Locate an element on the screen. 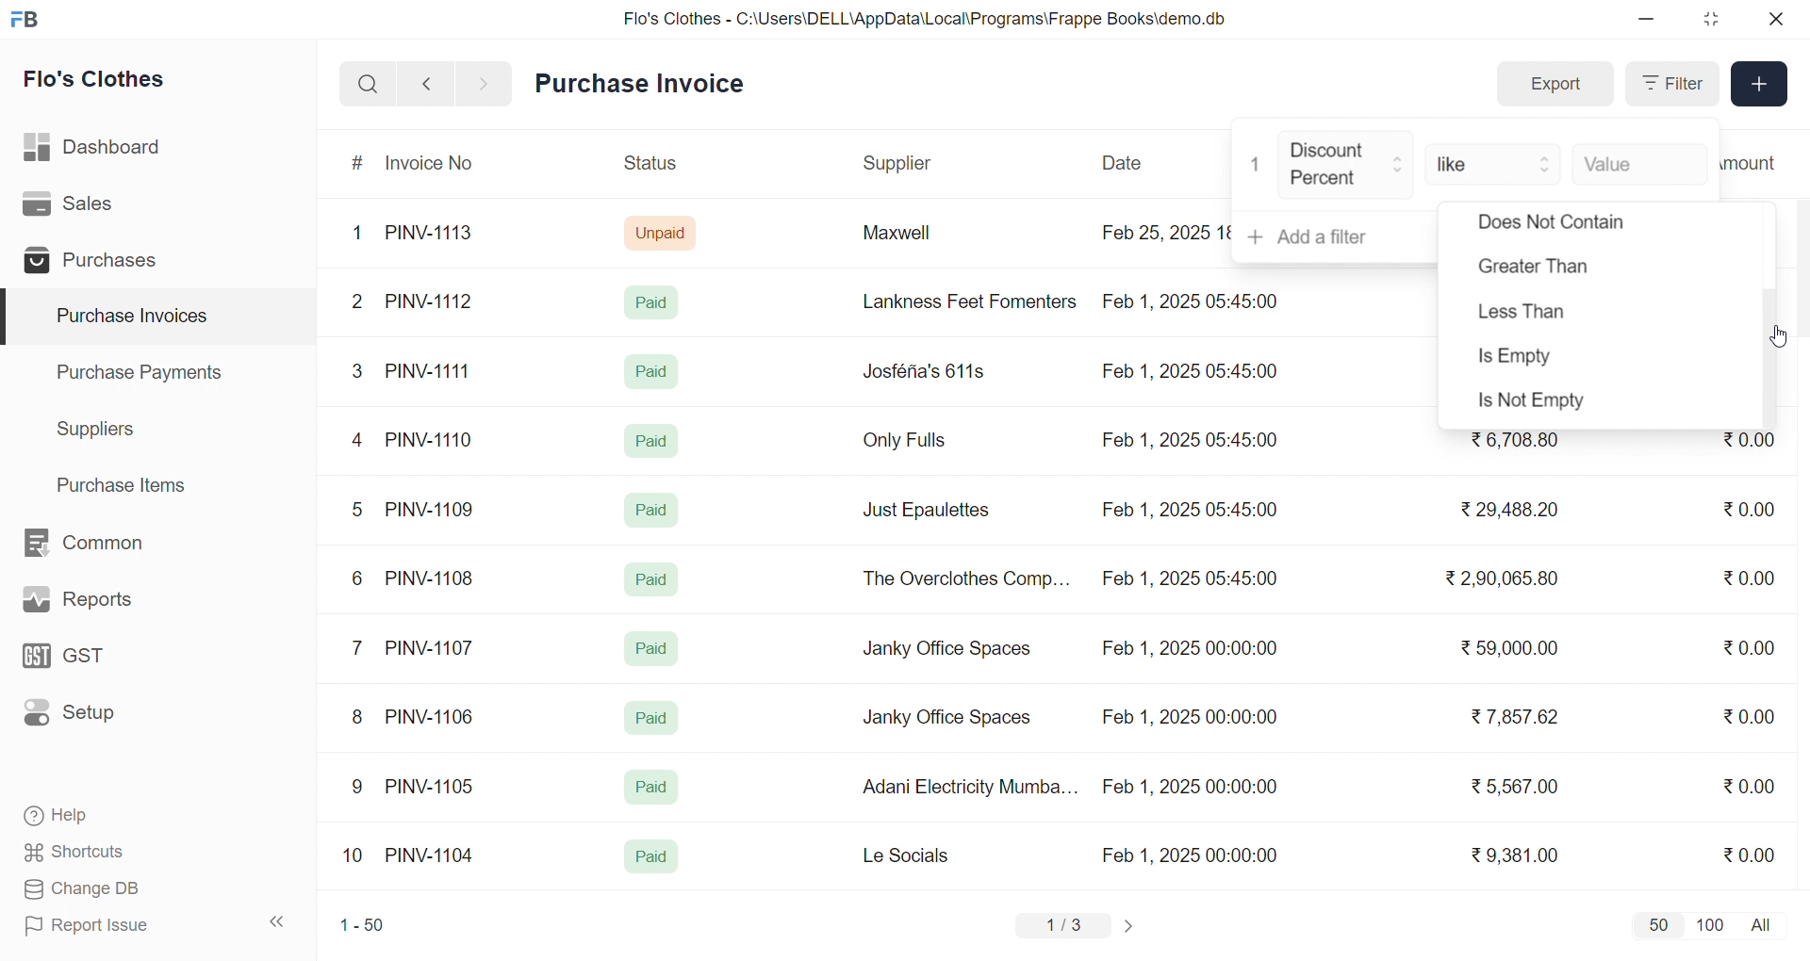 The image size is (1810, 961). Purchase Items is located at coordinates (128, 482).